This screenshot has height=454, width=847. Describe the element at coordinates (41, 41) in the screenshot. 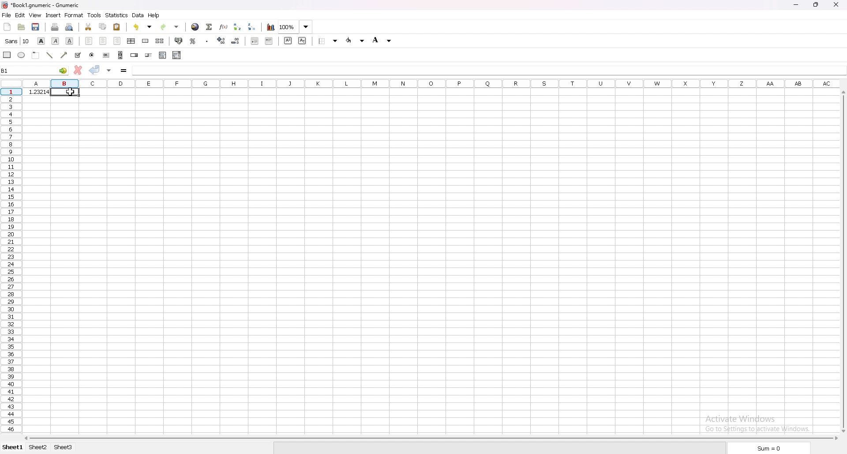

I see `bold` at that location.